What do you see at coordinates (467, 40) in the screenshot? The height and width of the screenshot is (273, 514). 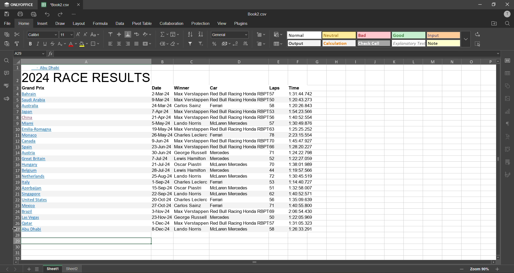 I see `more options` at bounding box center [467, 40].